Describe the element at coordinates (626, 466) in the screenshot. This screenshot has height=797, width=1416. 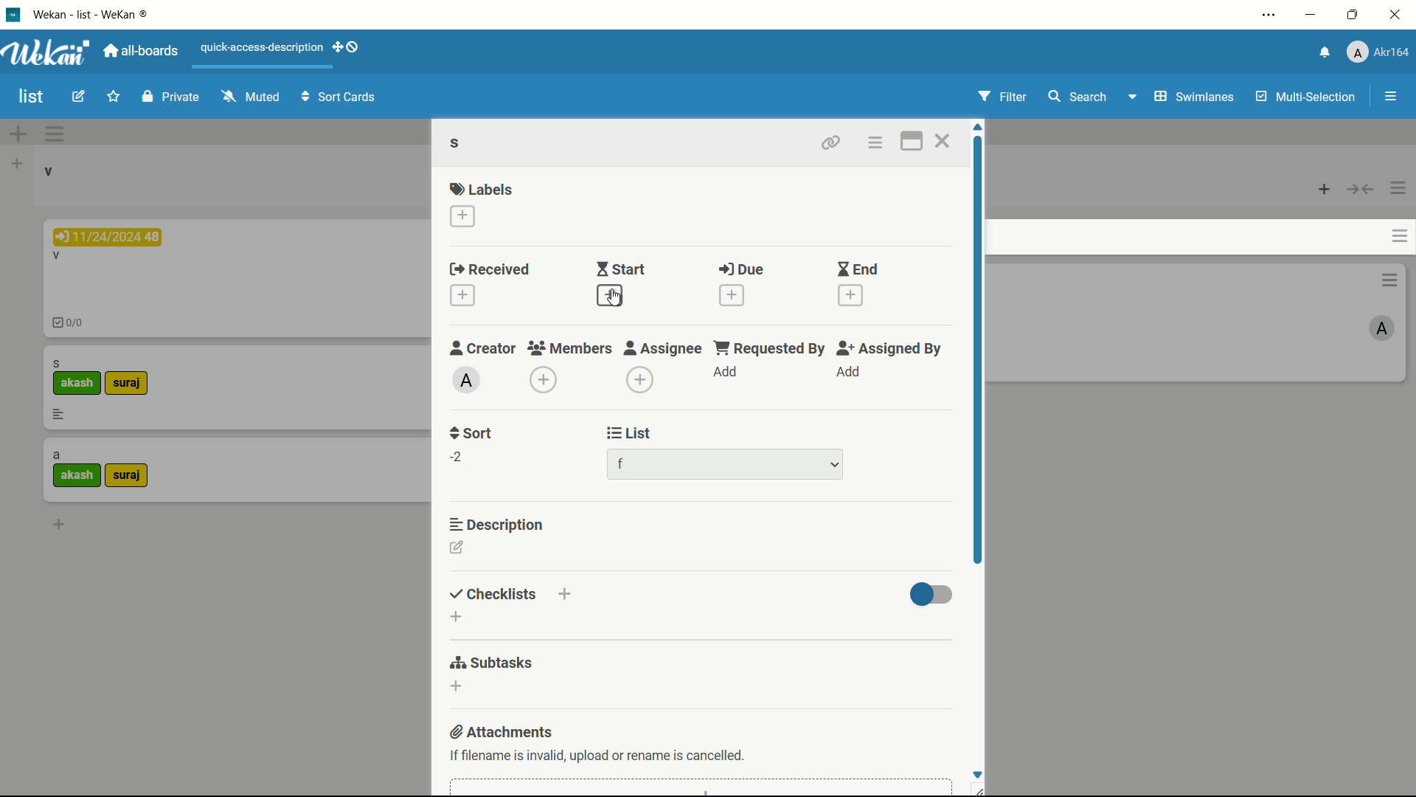
I see `list name` at that location.